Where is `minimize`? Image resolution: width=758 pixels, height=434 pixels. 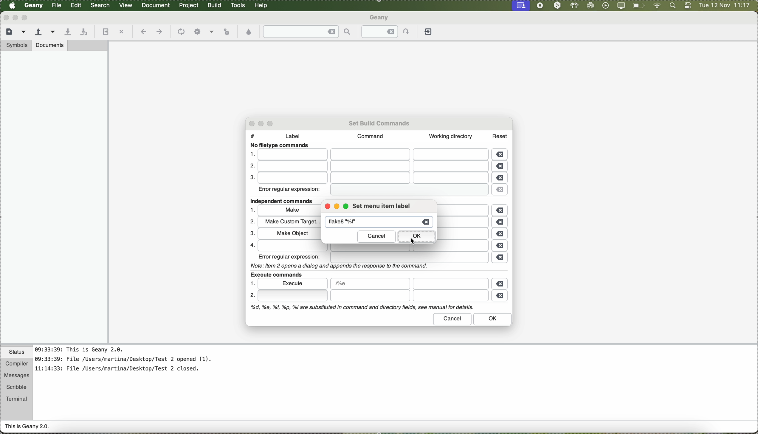
minimize is located at coordinates (263, 123).